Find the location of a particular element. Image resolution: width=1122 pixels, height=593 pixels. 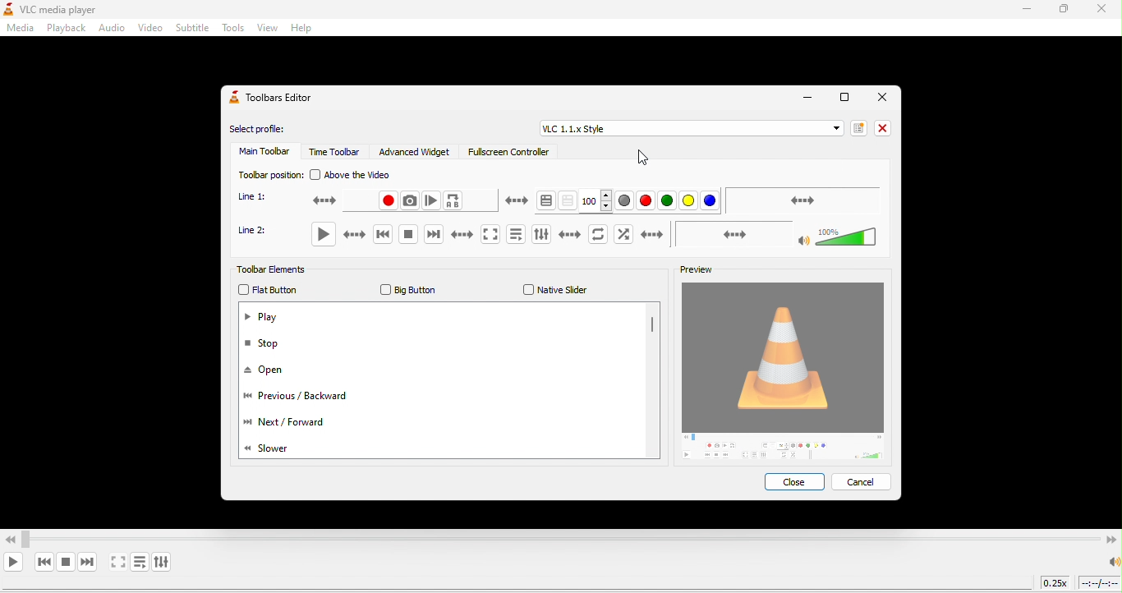

audio is located at coordinates (111, 30).